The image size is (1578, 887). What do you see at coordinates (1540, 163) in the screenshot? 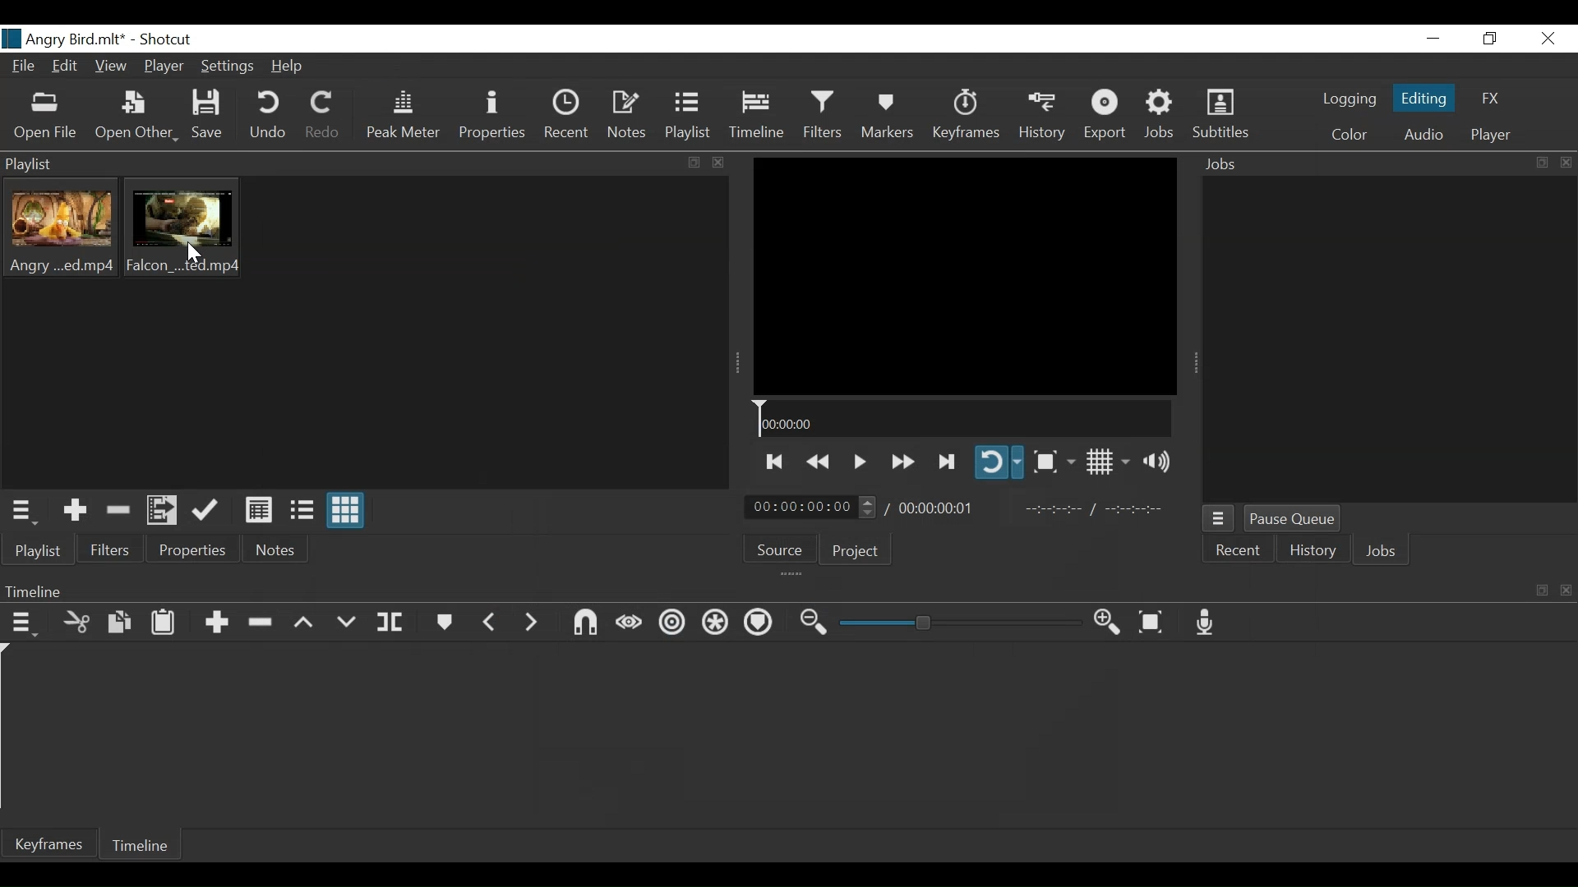
I see `copy` at bounding box center [1540, 163].